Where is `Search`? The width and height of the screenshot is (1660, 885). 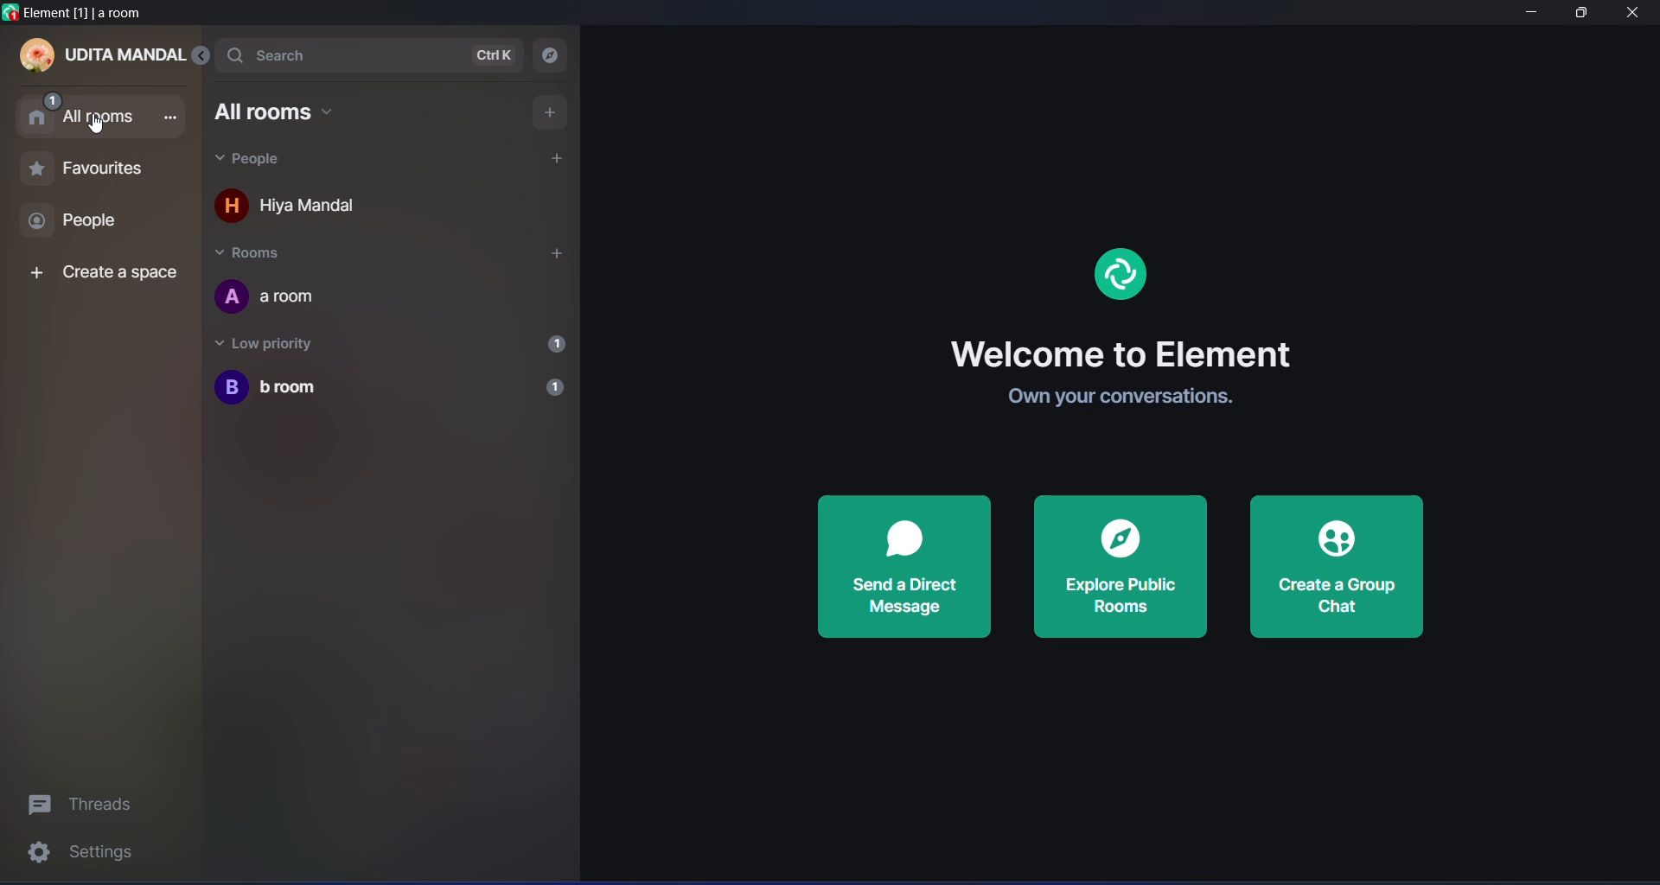 Search is located at coordinates (292, 54).